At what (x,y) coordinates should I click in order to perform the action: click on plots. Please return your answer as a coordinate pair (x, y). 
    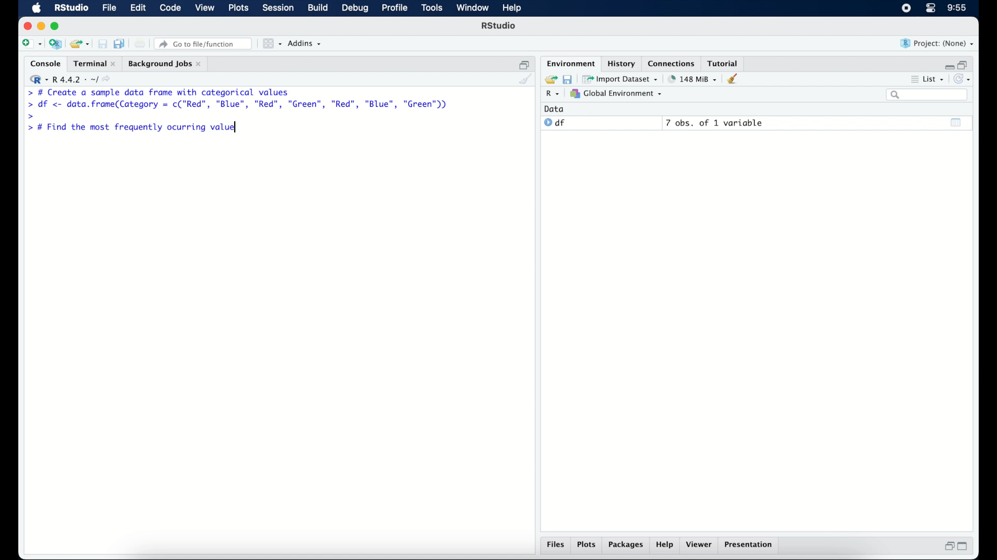
    Looking at the image, I should click on (587, 545).